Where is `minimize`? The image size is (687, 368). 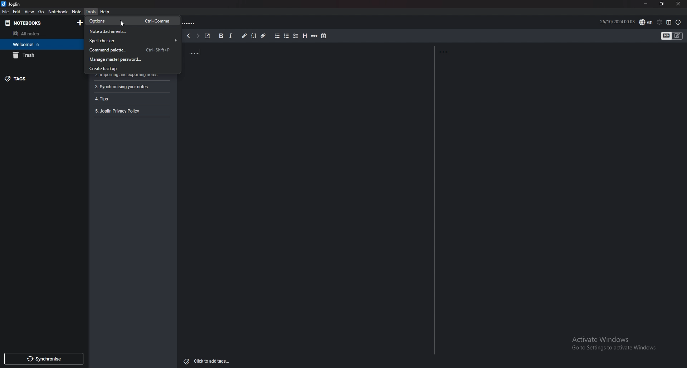 minimize is located at coordinates (645, 3).